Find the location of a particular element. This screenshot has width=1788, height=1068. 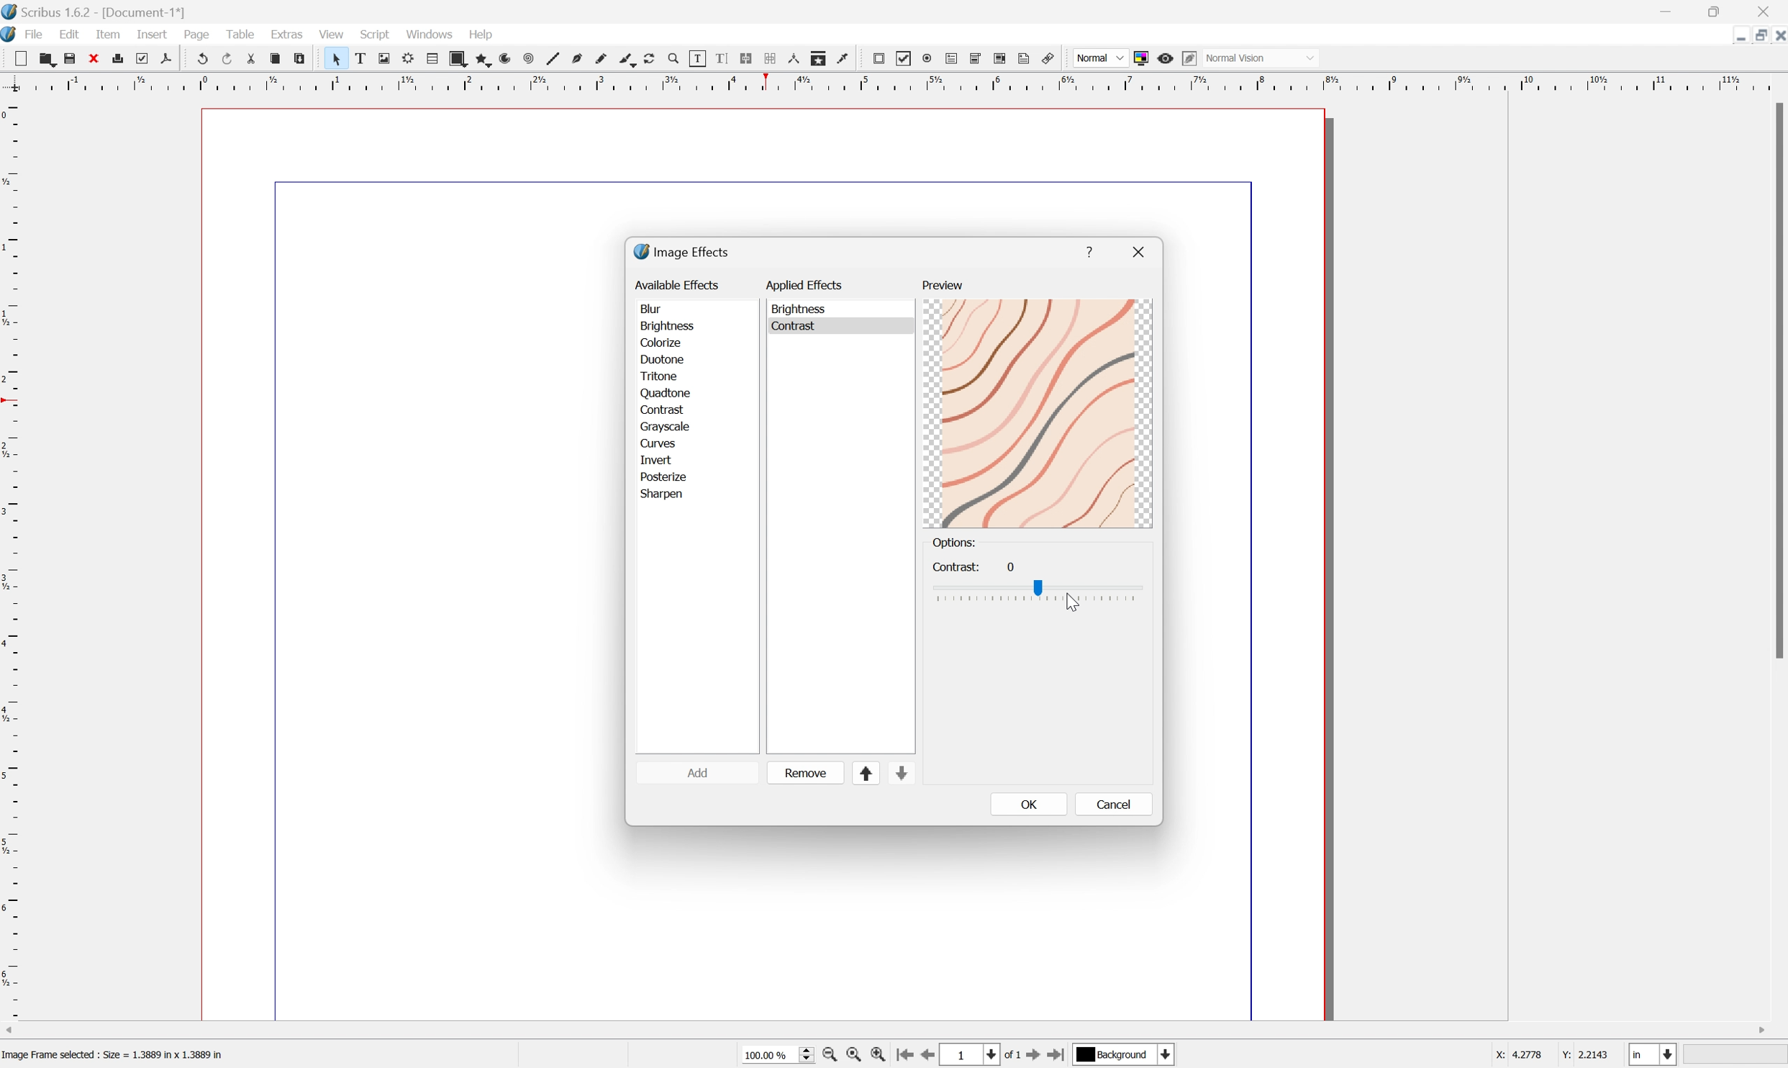

Cut is located at coordinates (250, 57).